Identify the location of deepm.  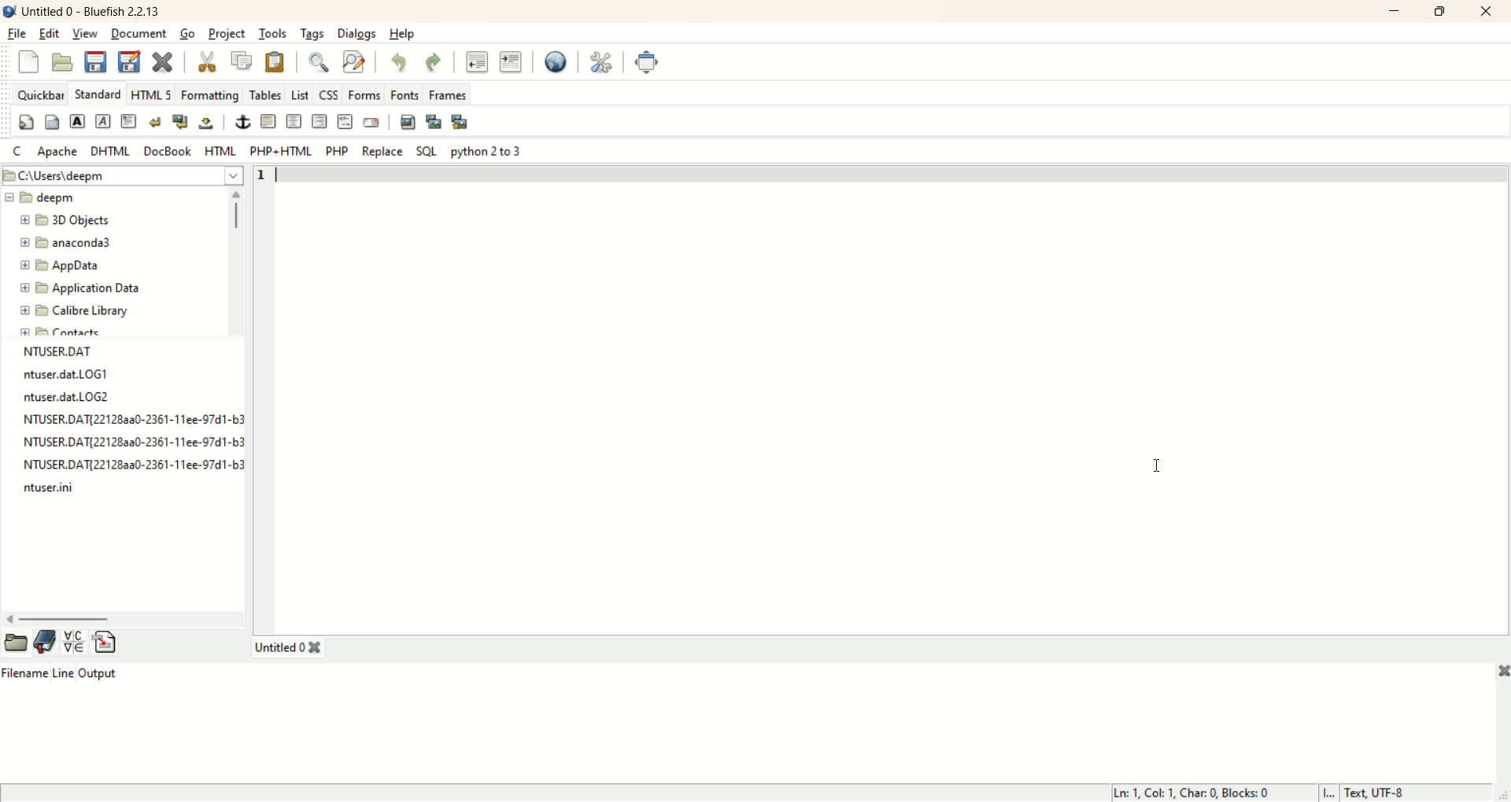
(45, 198).